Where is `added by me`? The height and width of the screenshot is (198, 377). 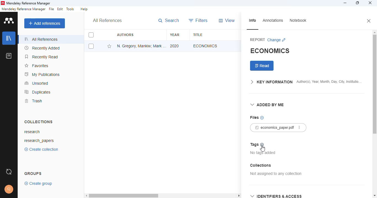
added by me is located at coordinates (267, 105).